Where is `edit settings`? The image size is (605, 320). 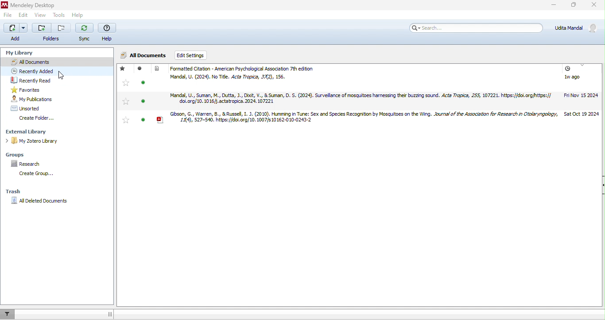 edit settings is located at coordinates (191, 55).